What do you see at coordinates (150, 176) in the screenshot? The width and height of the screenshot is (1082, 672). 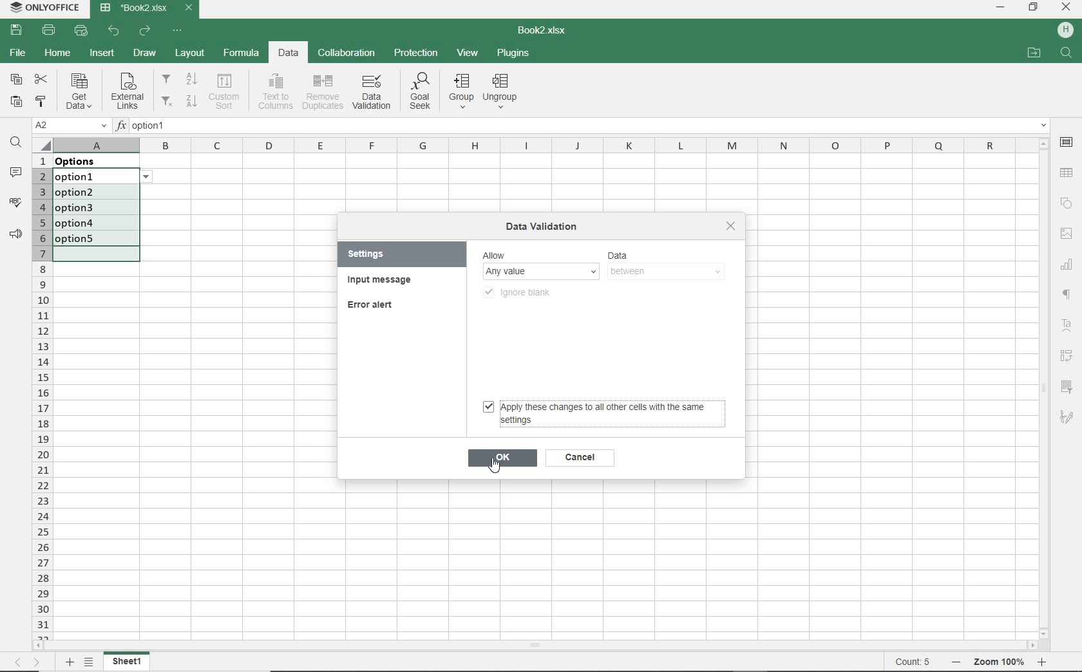 I see `options` at bounding box center [150, 176].